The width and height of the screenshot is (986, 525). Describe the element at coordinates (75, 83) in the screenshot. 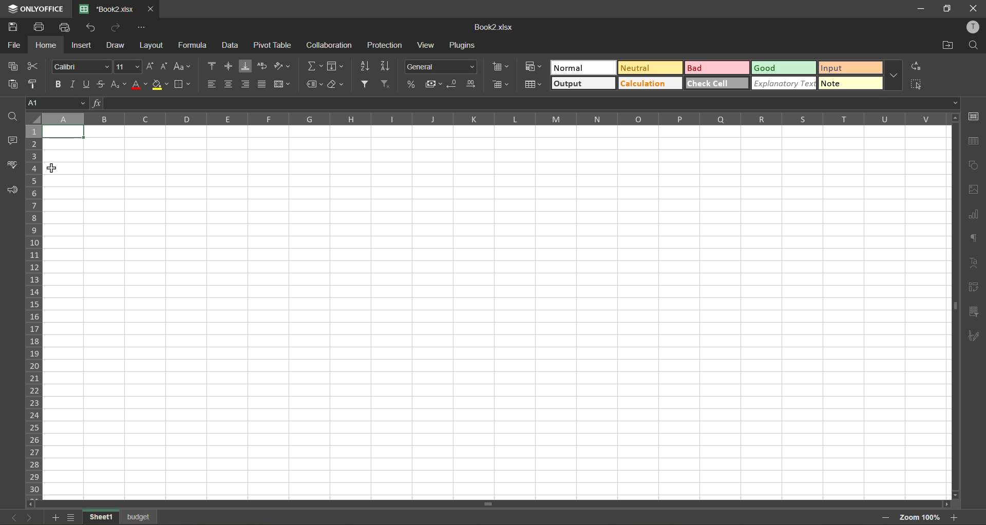

I see `italic` at that location.